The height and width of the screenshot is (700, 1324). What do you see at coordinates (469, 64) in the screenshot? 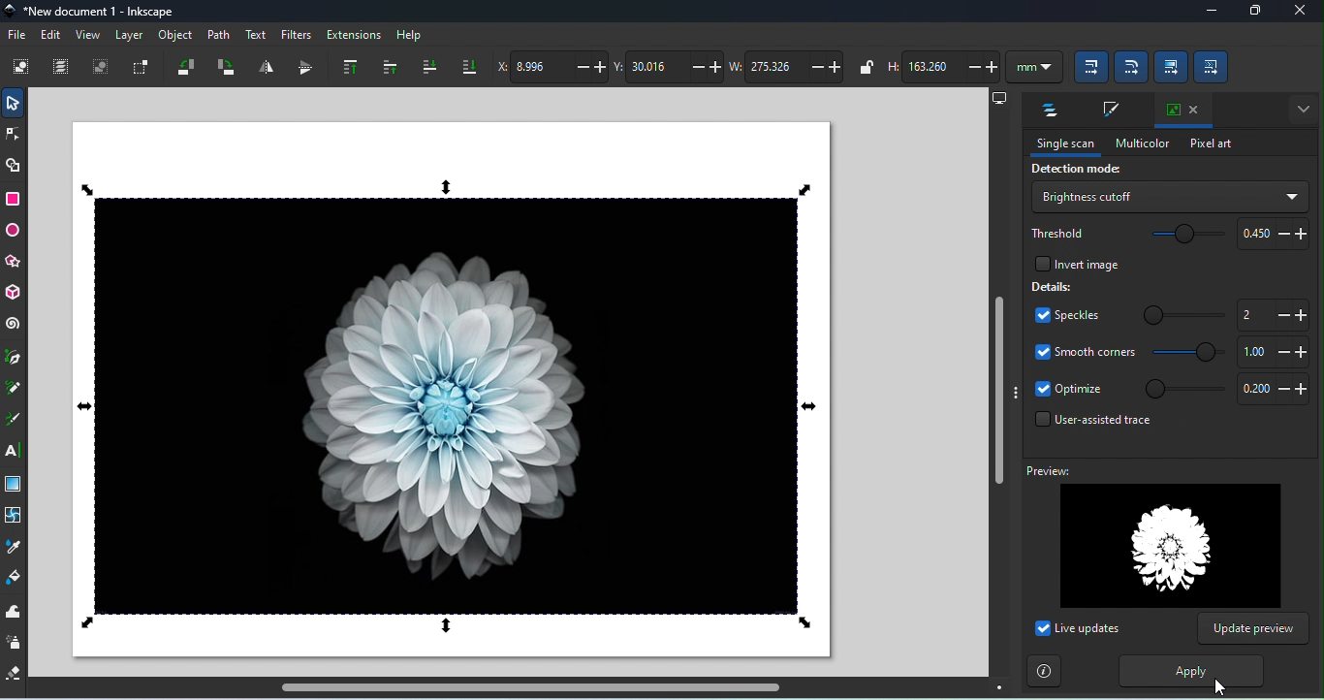
I see `Lower selection to bottom` at bounding box center [469, 64].